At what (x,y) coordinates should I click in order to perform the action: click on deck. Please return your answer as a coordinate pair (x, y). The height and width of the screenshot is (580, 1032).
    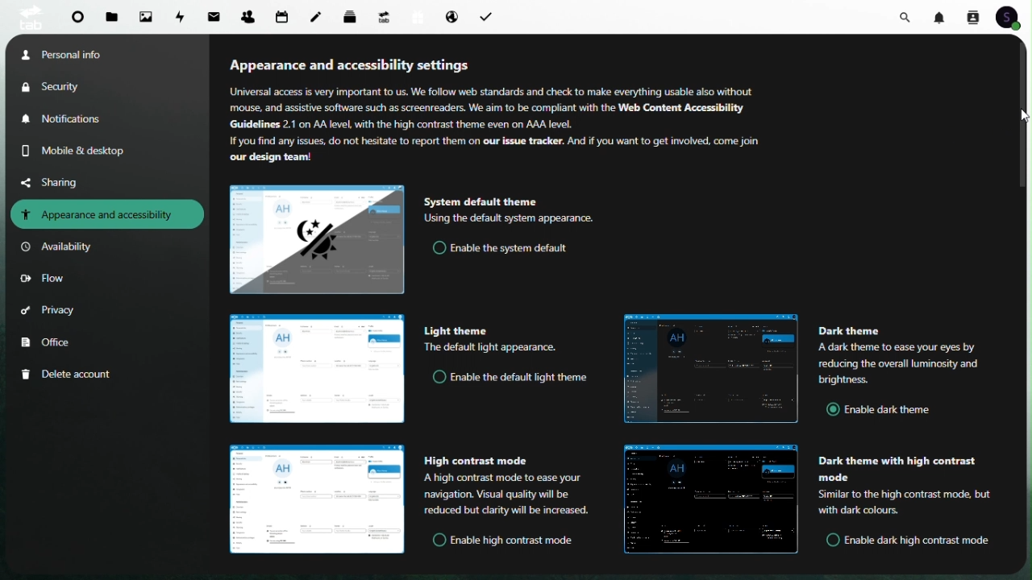
    Looking at the image, I should click on (353, 15).